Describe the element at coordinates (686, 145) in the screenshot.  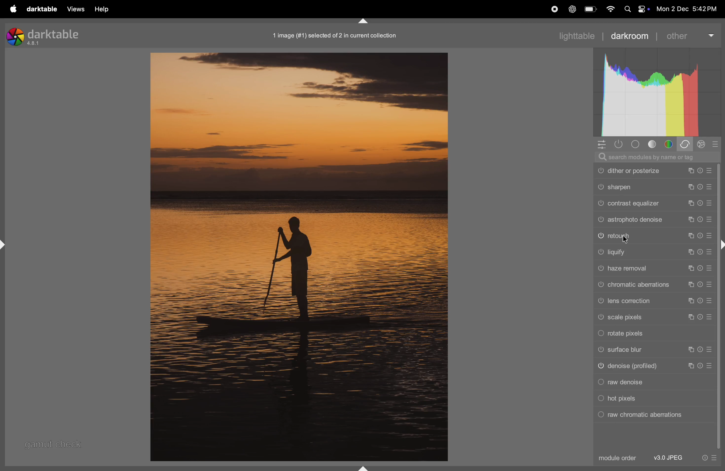
I see `correct` at that location.